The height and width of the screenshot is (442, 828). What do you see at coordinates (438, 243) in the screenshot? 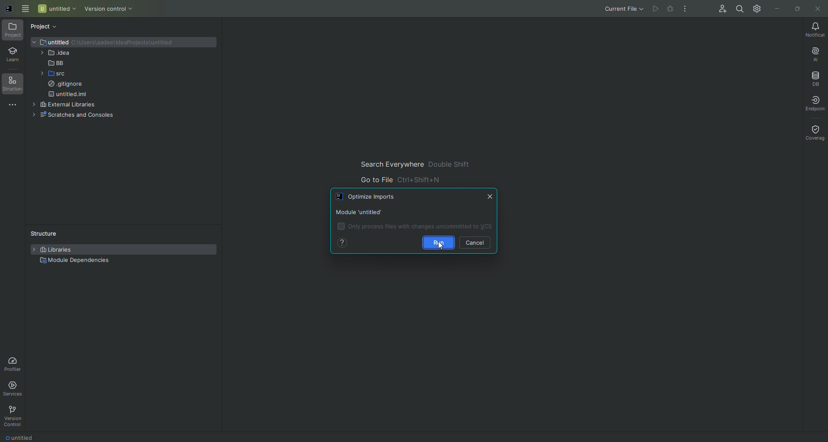
I see `Run` at bounding box center [438, 243].